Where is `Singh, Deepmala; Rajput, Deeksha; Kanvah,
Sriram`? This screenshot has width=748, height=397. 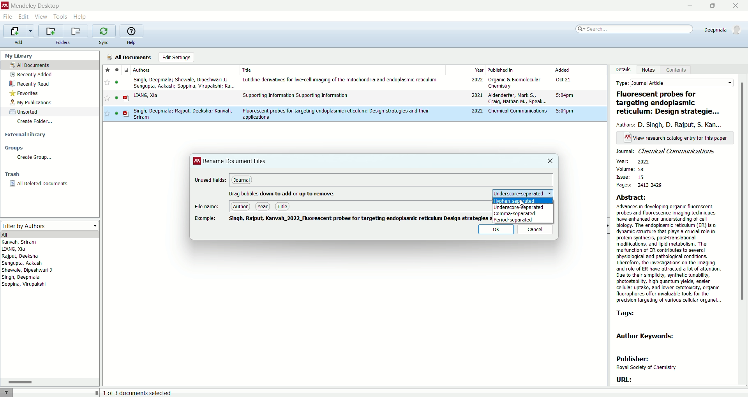
Singh, Deepmala; Rajput, Deeksha; Kanvah,
Sriram is located at coordinates (182, 114).